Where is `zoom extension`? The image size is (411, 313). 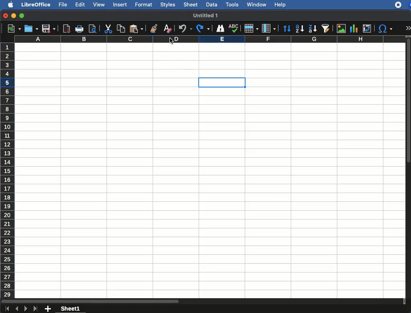
zoom extension is located at coordinates (409, 5).